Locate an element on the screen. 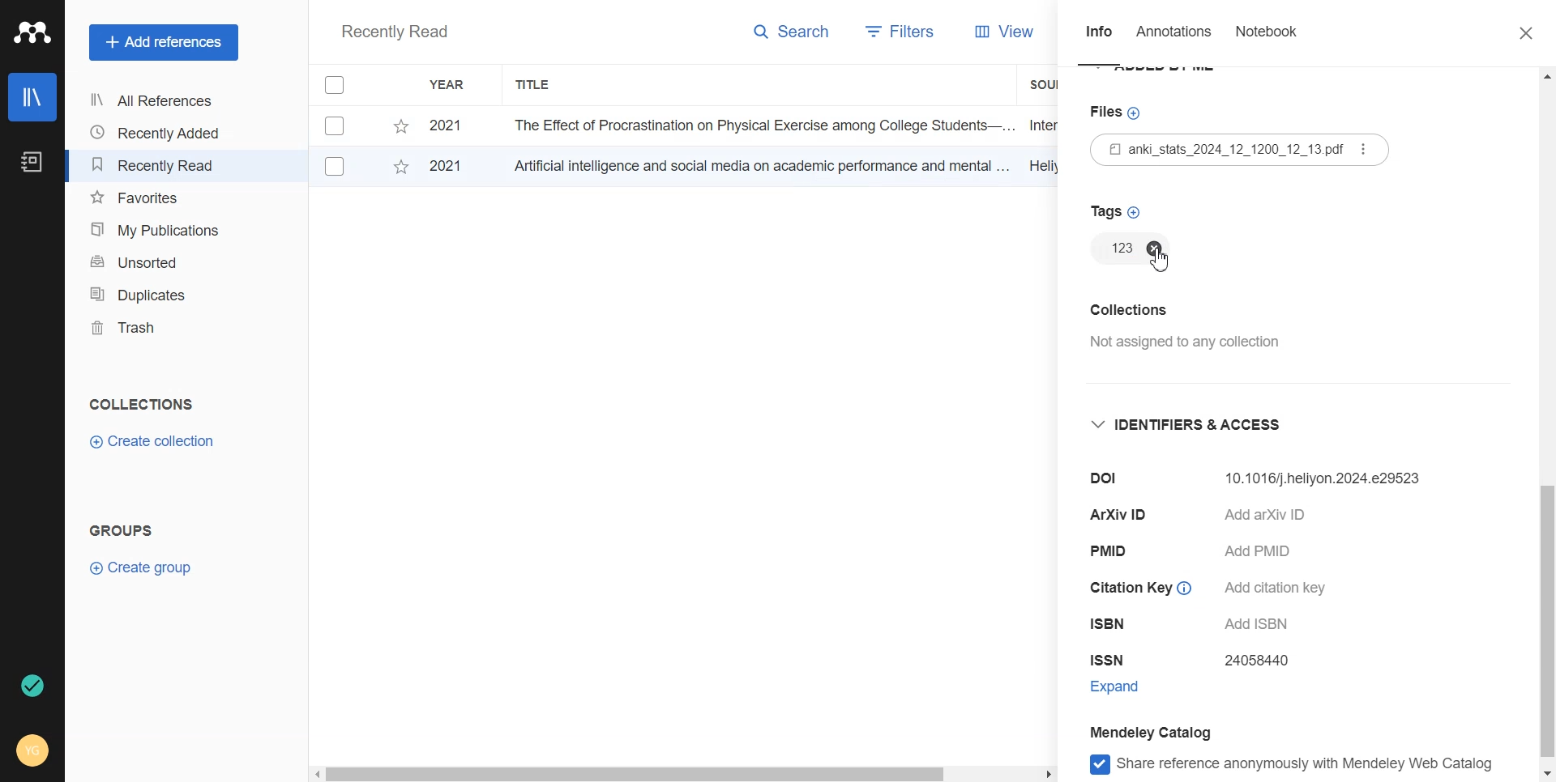 This screenshot has width=1556, height=782. Files is located at coordinates (1248, 150).